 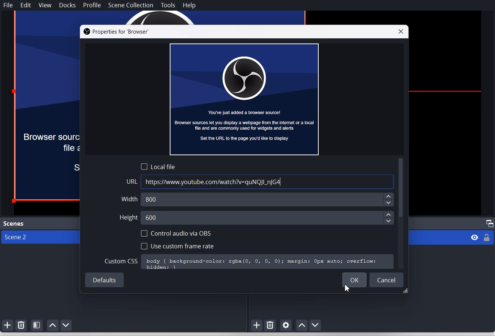 What do you see at coordinates (15, 224) in the screenshot?
I see `Text` at bounding box center [15, 224].